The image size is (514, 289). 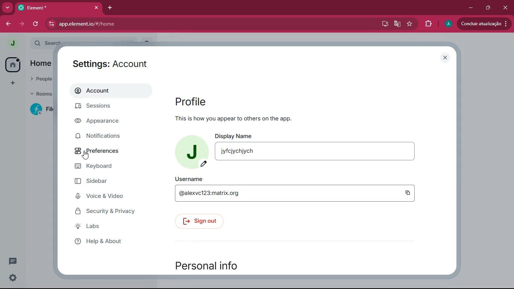 I want to click on forward, so click(x=23, y=24).